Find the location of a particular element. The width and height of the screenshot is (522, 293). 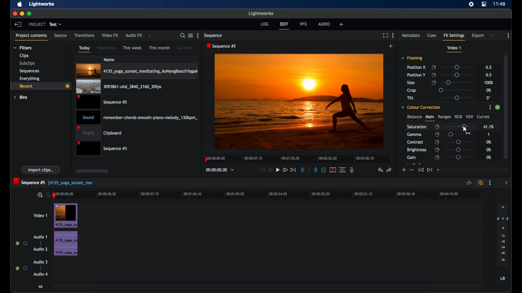

100% is located at coordinates (489, 82).